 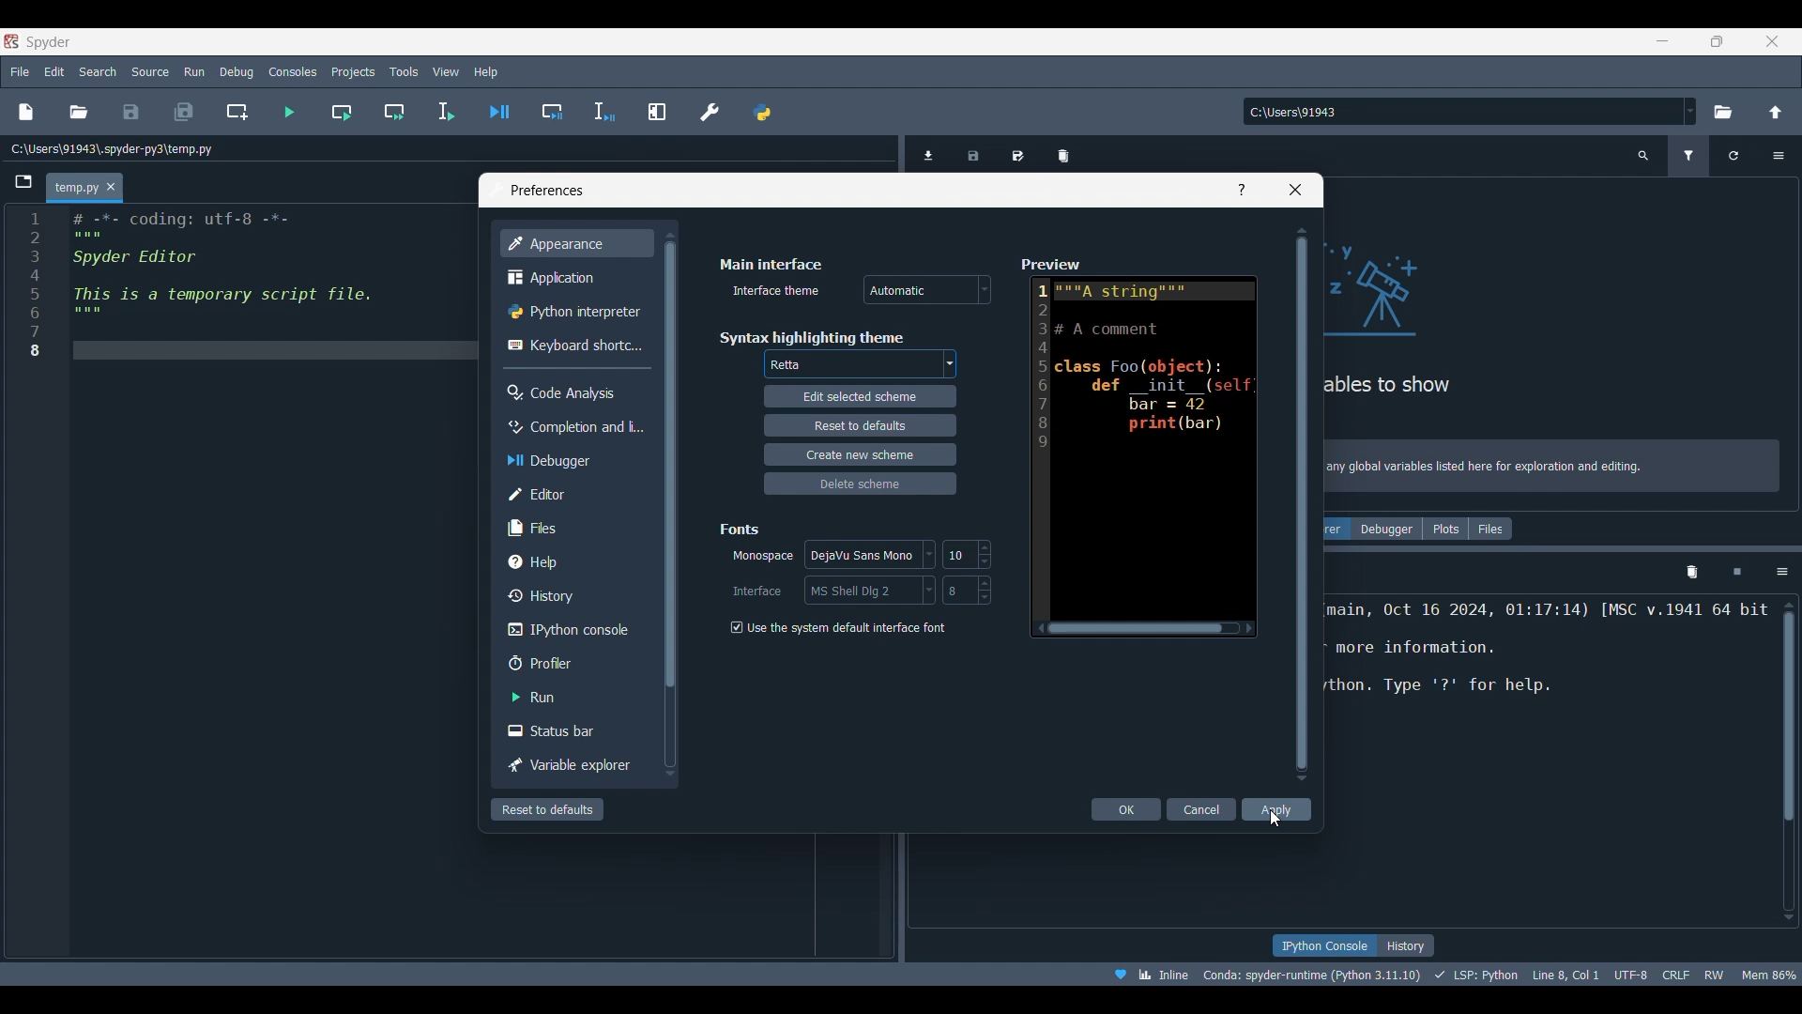 What do you see at coordinates (20, 69) in the screenshot?
I see `File menu` at bounding box center [20, 69].